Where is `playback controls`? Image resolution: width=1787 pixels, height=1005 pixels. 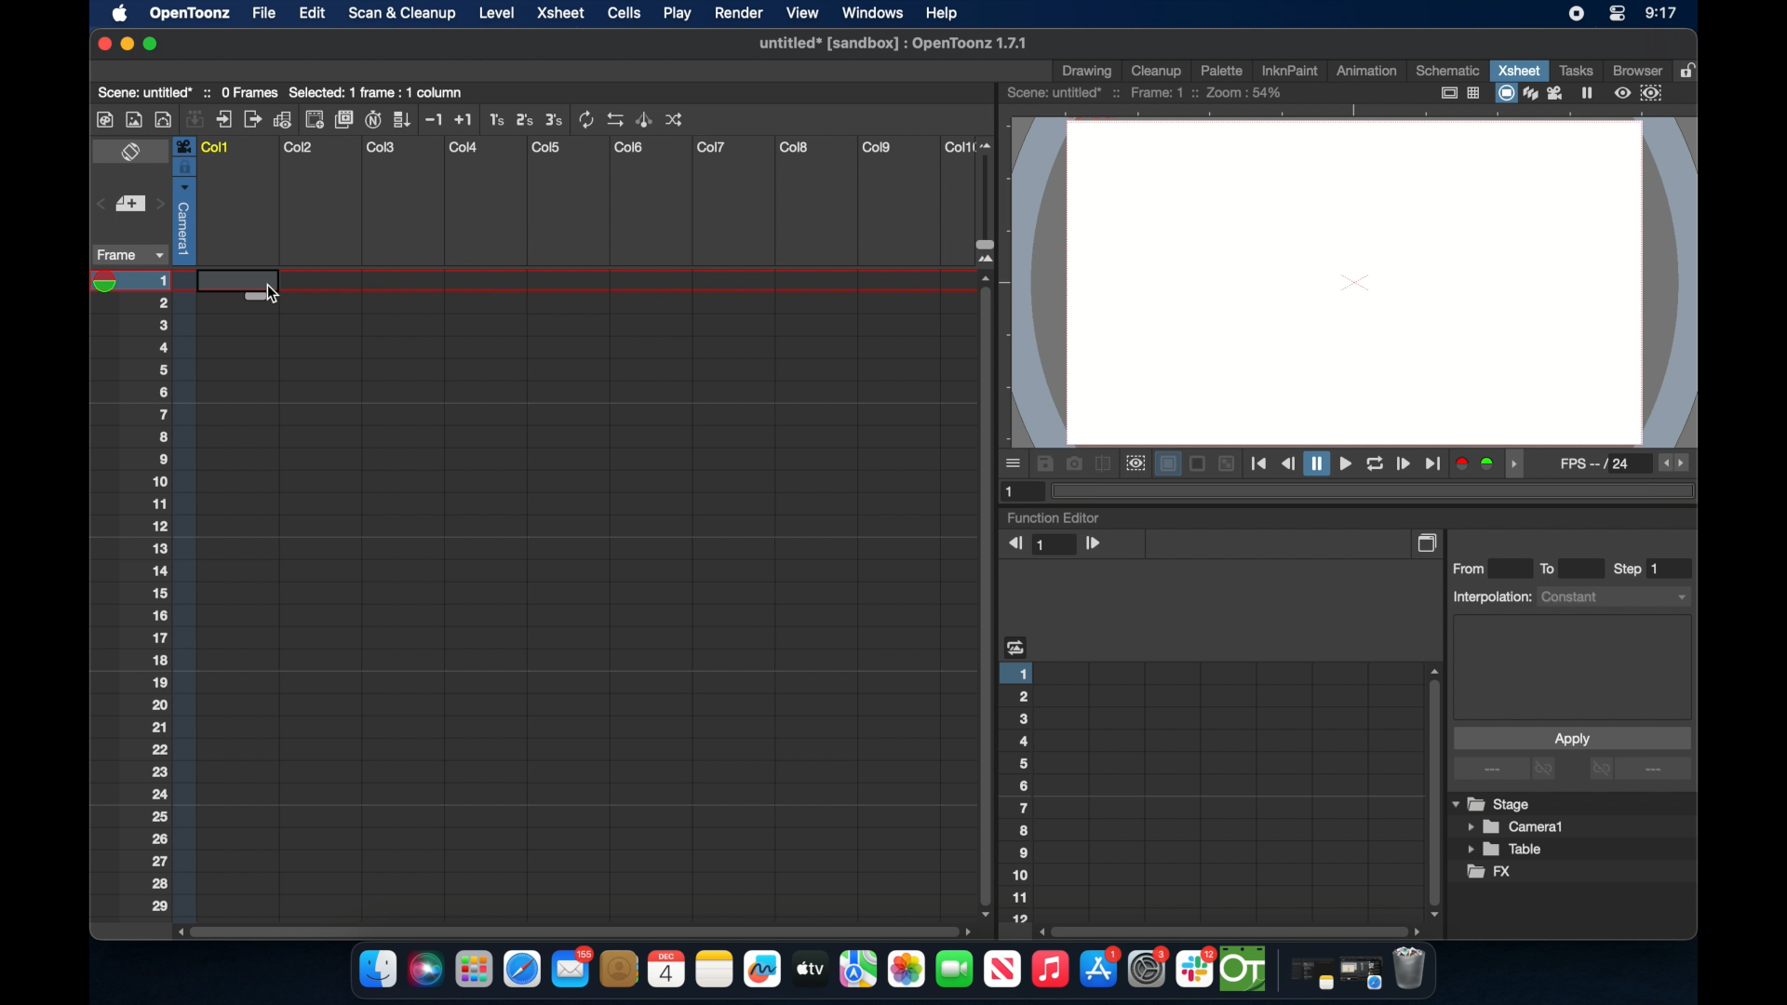 playback controls is located at coordinates (1346, 464).